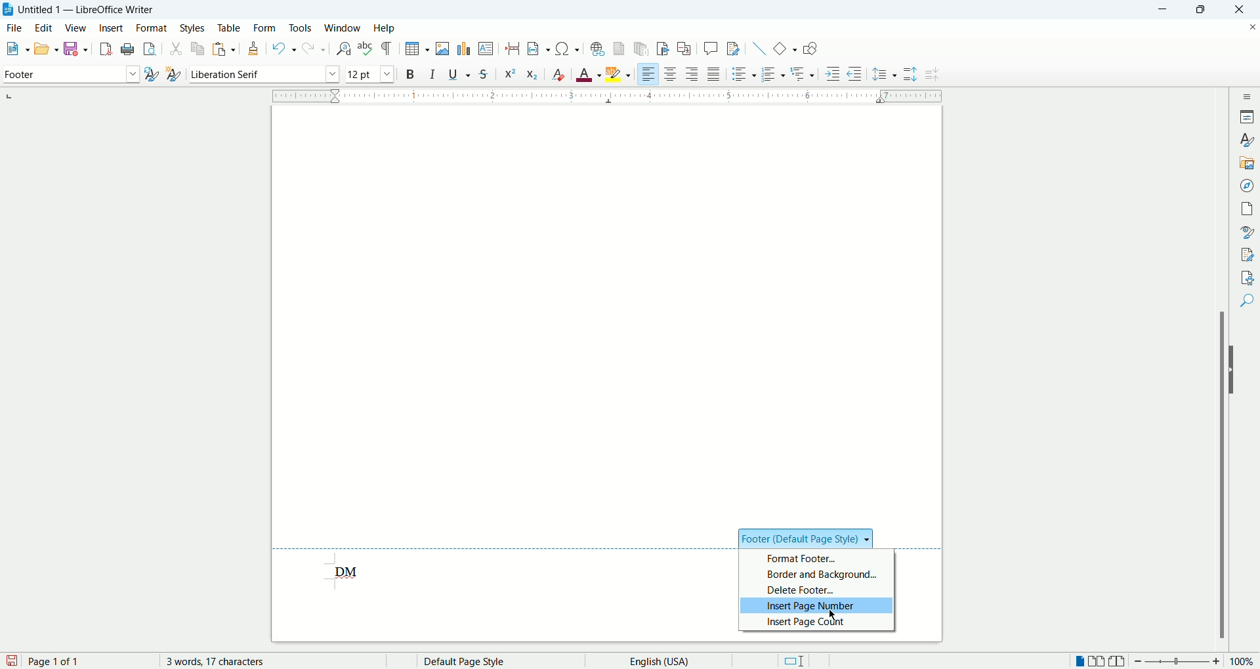 This screenshot has width=1260, height=669. I want to click on decrease indent, so click(854, 73).